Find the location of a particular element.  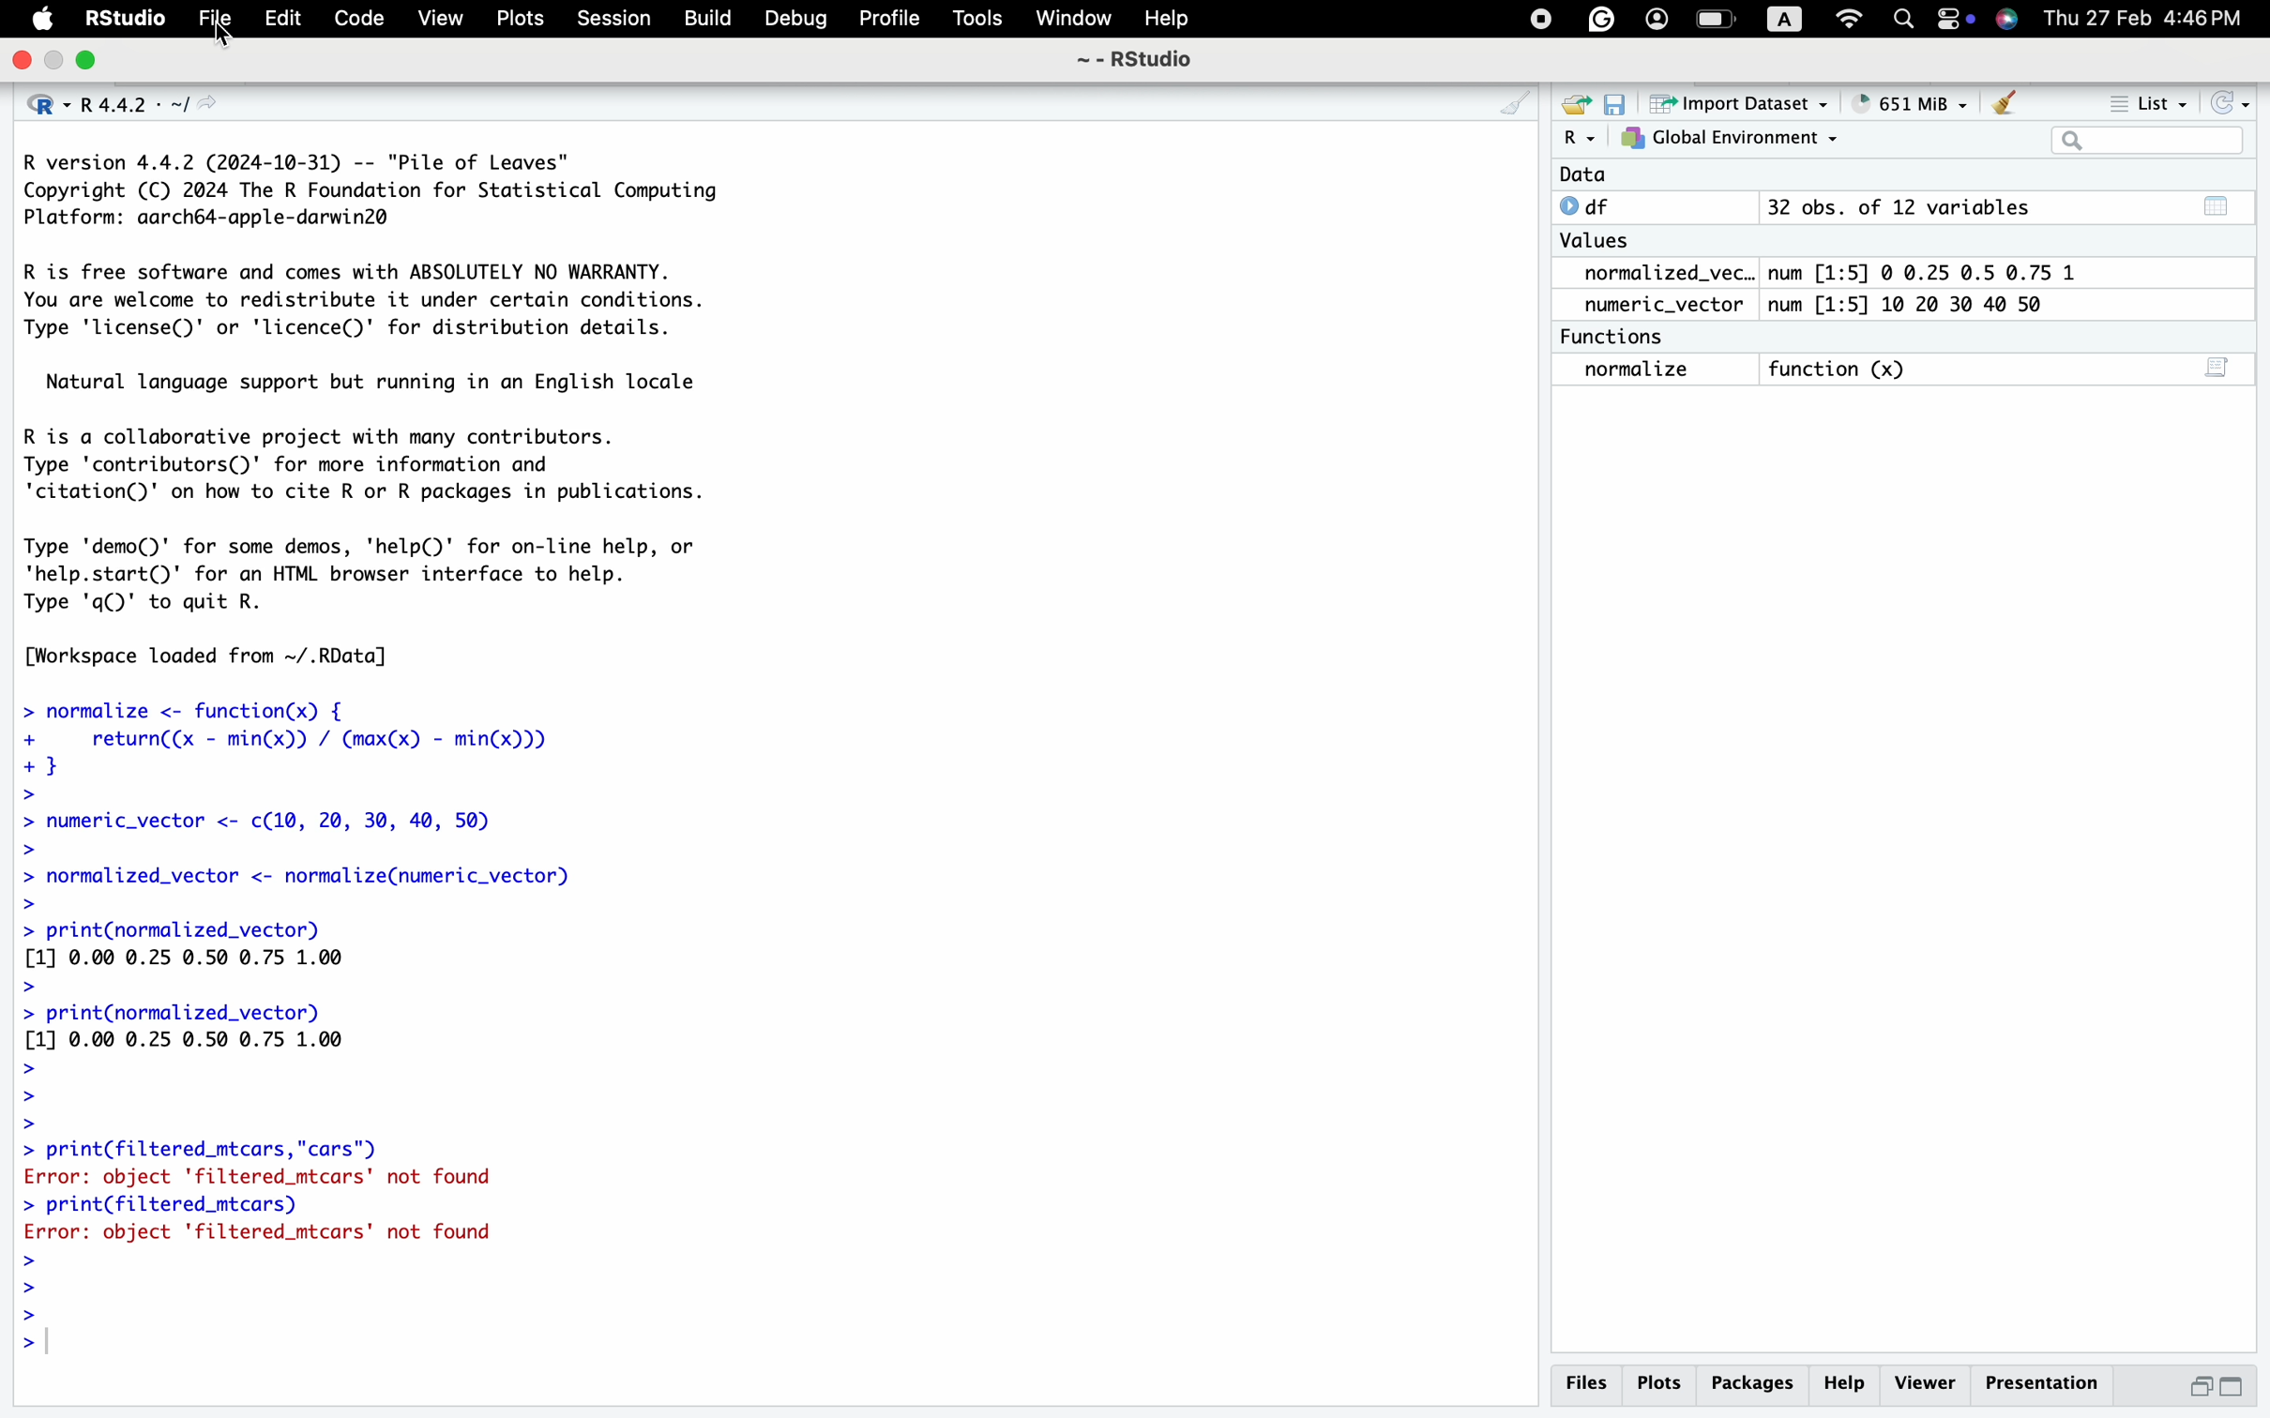

® 651 MiB  is located at coordinates (1905, 99).